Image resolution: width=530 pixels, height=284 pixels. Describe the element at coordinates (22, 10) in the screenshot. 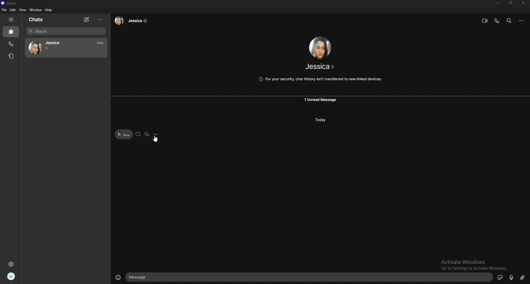

I see `view` at that location.